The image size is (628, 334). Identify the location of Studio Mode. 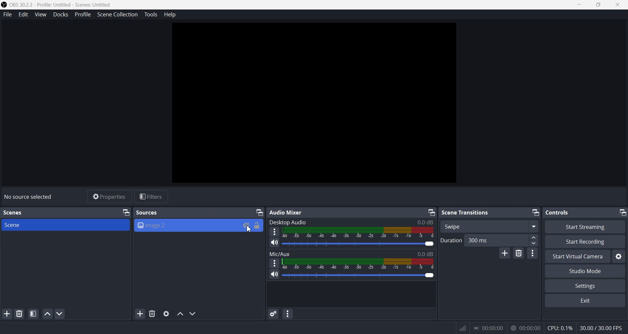
(585, 271).